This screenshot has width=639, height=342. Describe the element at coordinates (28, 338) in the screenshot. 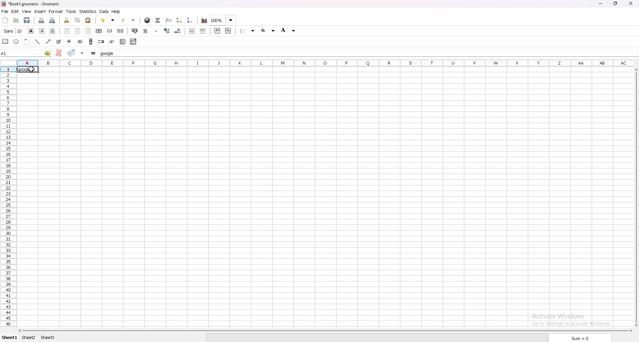

I see `Sheet 2` at that location.